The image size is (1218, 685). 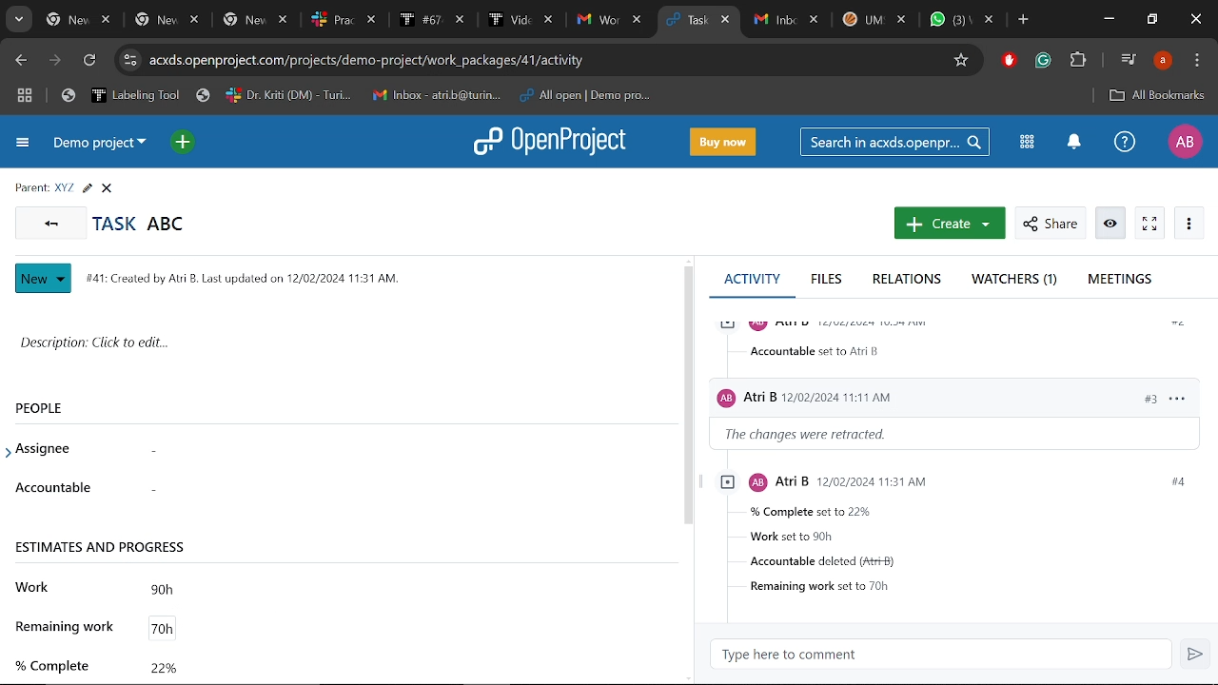 What do you see at coordinates (58, 62) in the screenshot?
I see `Next page` at bounding box center [58, 62].